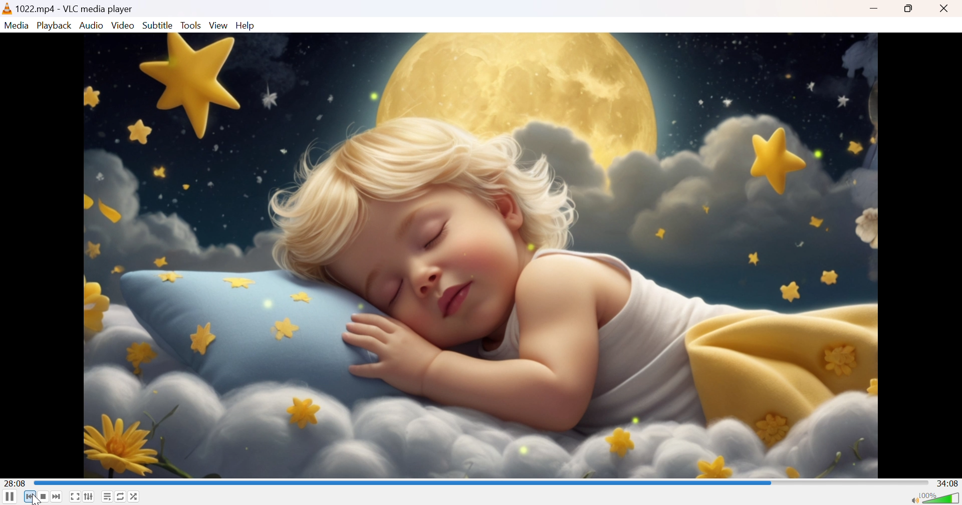 Image resolution: width=962 pixels, height=505 pixels. What do you see at coordinates (192, 25) in the screenshot?
I see `Tools` at bounding box center [192, 25].